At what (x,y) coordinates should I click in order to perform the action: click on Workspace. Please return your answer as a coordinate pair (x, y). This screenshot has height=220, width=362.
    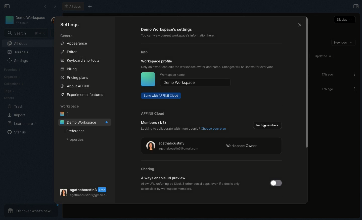
    Looking at the image, I should click on (69, 106).